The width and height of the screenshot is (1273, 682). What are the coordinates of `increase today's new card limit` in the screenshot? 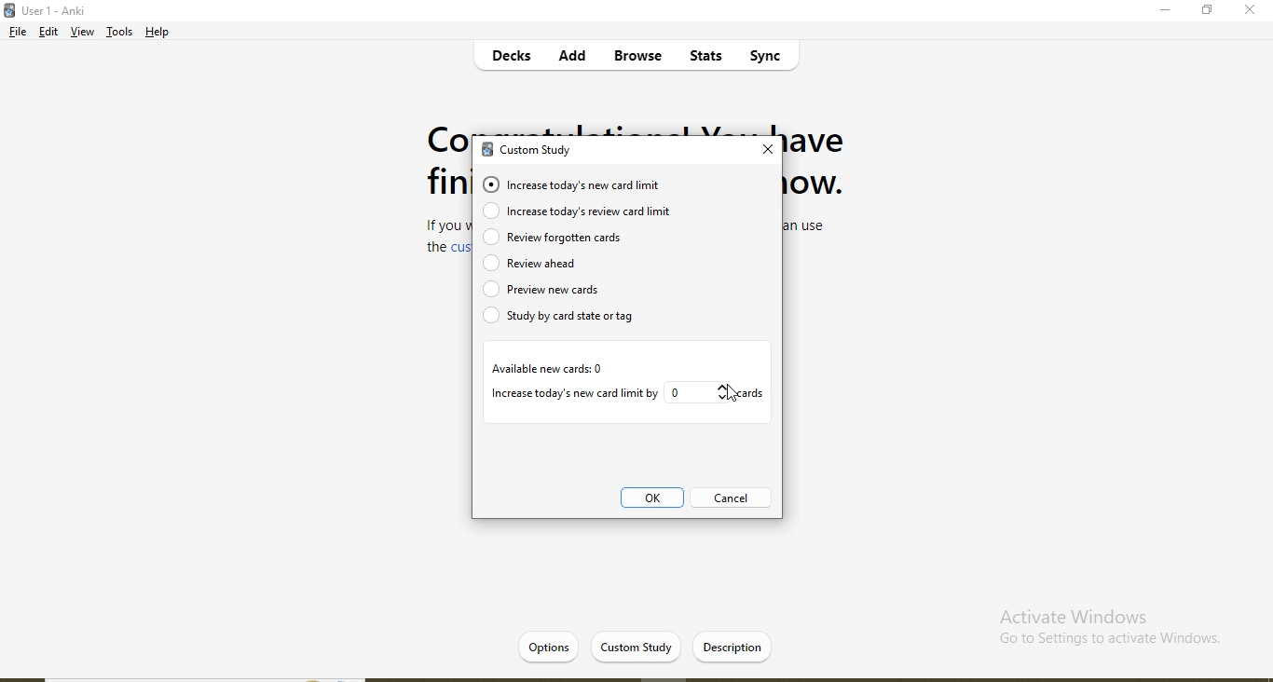 It's located at (580, 185).